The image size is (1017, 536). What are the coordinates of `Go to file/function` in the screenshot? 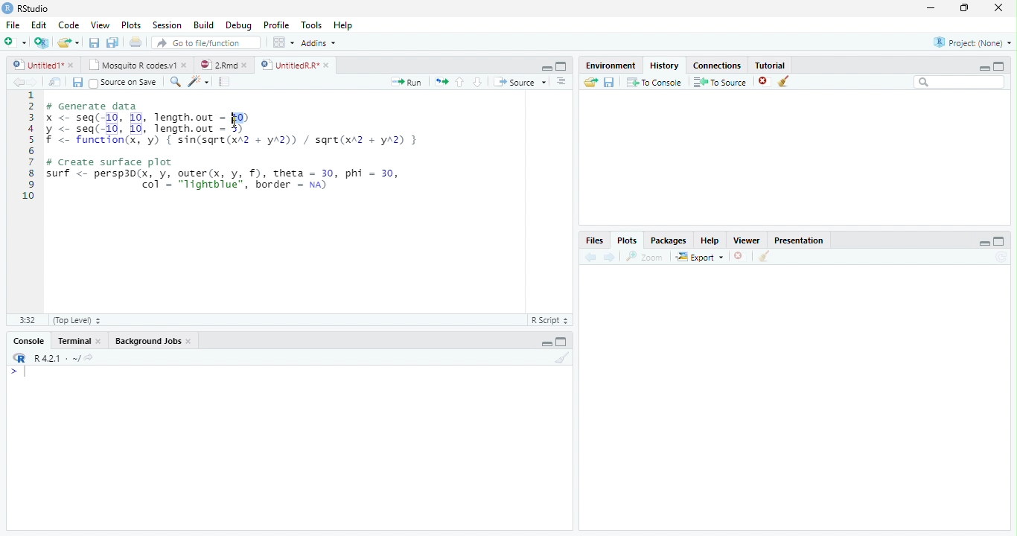 It's located at (206, 42).